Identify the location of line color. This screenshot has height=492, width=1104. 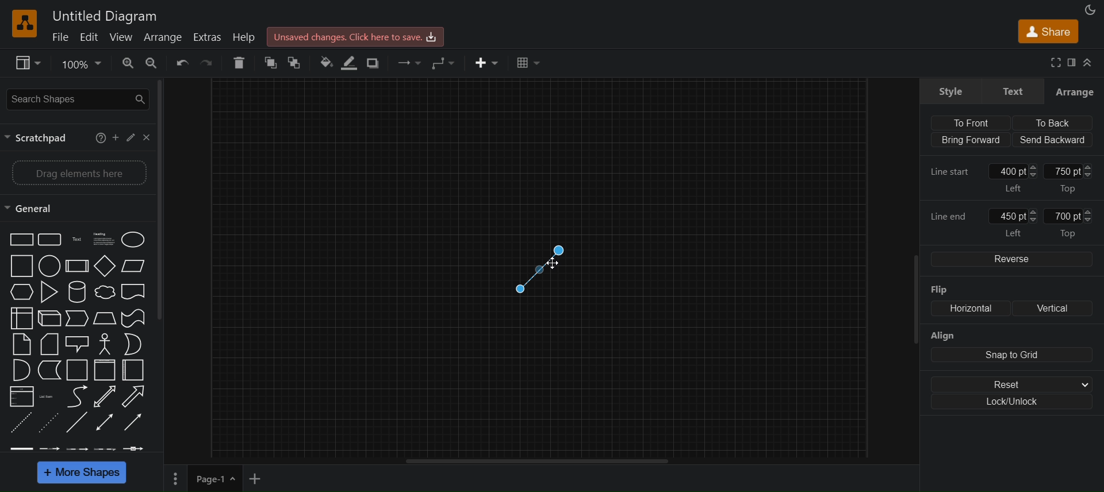
(350, 62).